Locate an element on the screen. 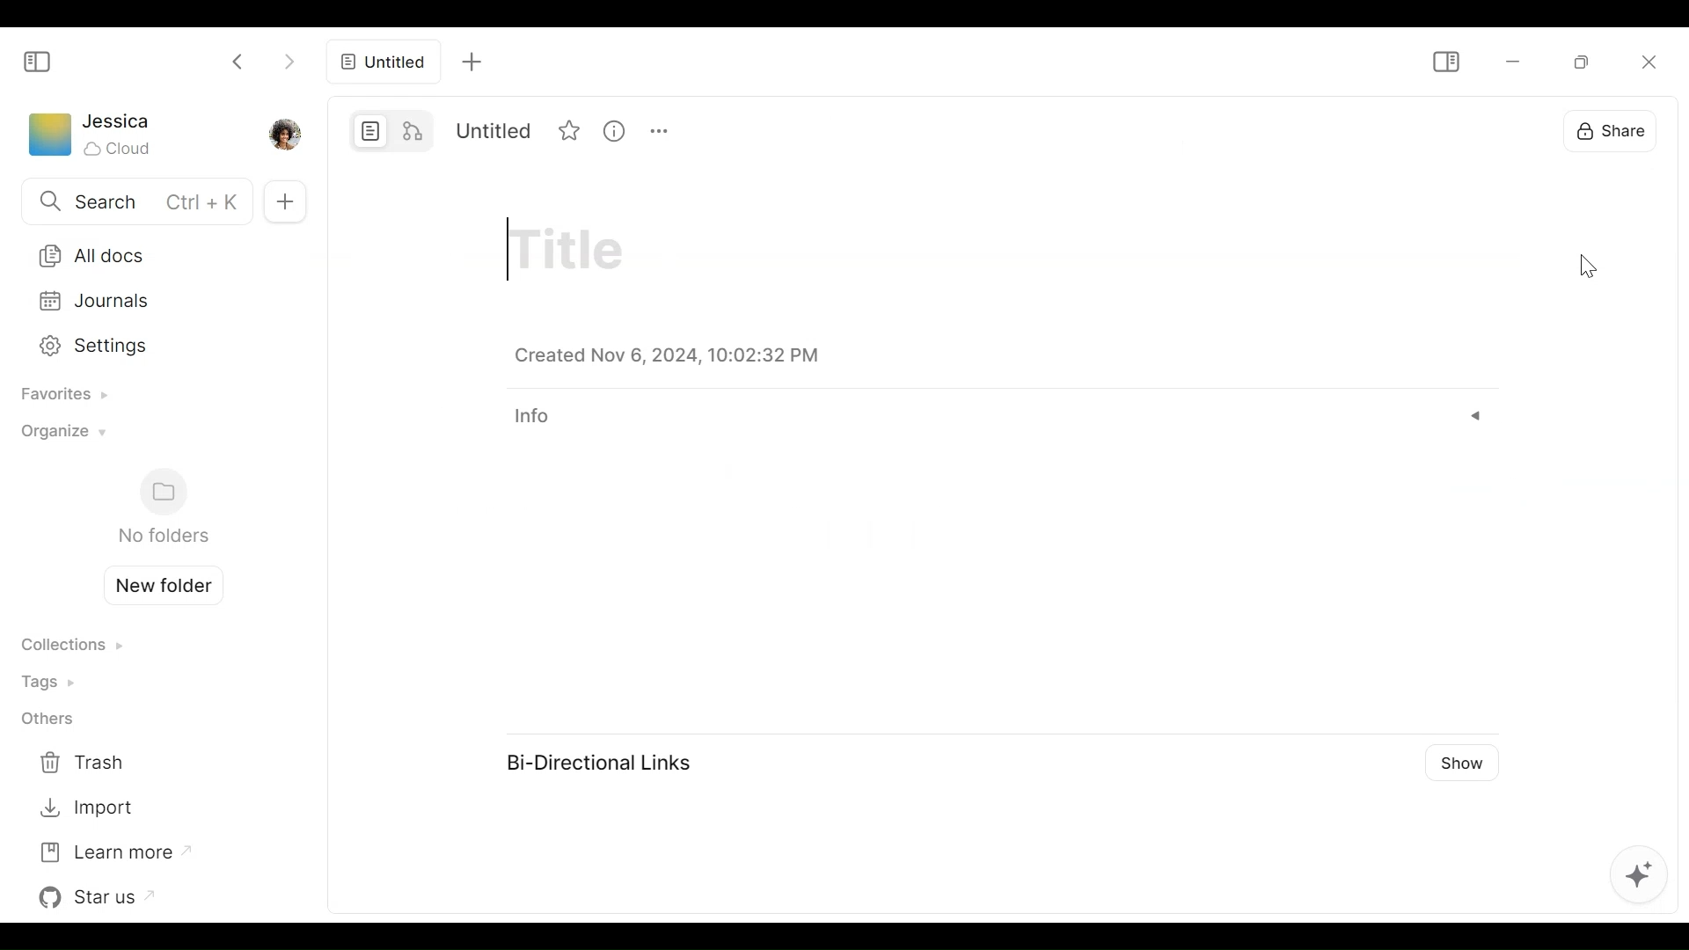 The height and width of the screenshot is (950, 1689). Others is located at coordinates (47, 720).